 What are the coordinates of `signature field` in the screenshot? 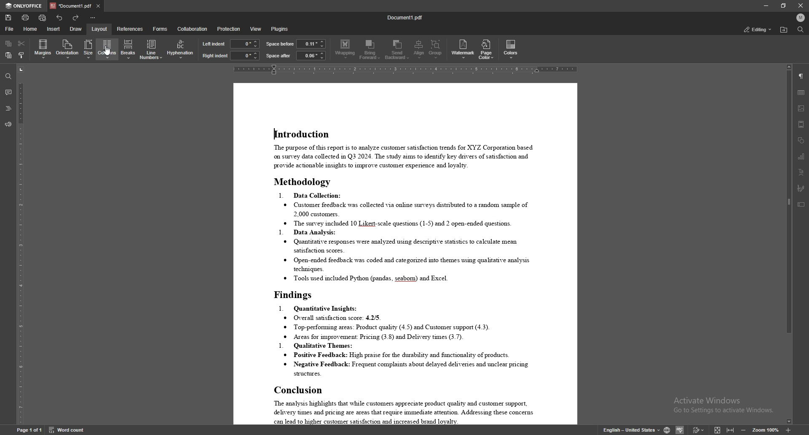 It's located at (801, 188).